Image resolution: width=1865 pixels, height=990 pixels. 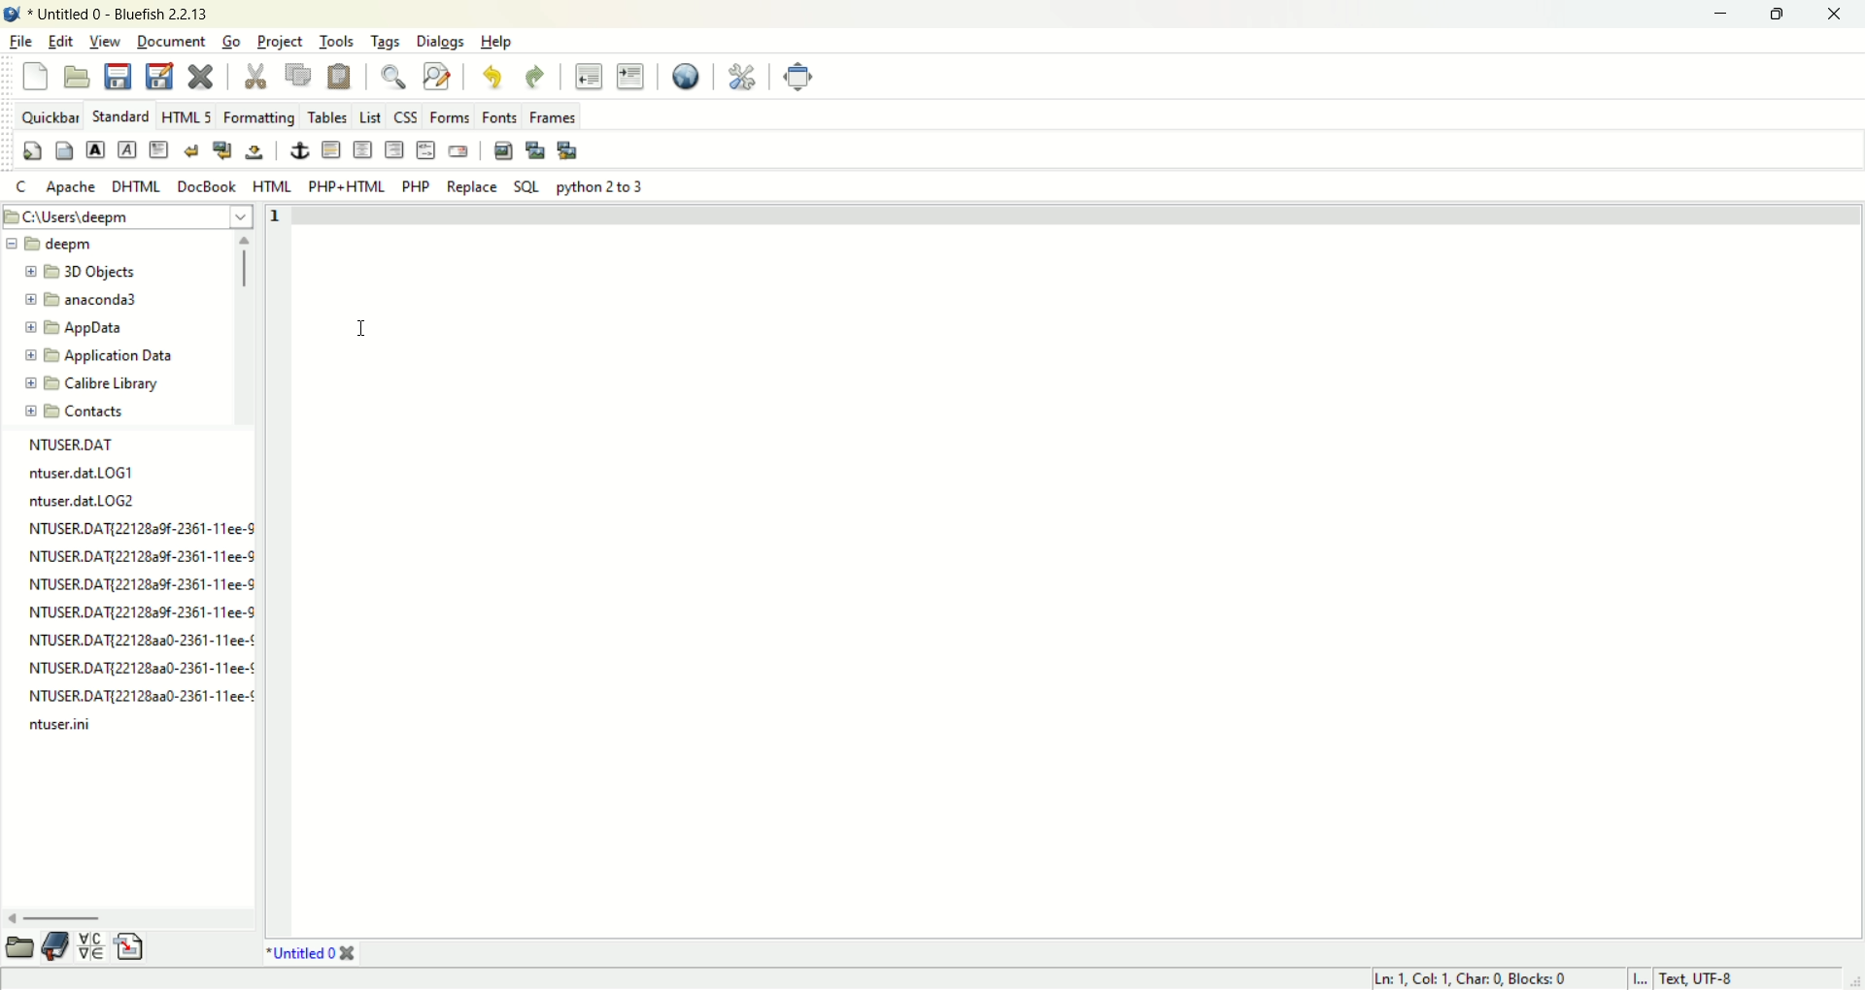 What do you see at coordinates (88, 508) in the screenshot?
I see `ntuser.dat.LOG2` at bounding box center [88, 508].